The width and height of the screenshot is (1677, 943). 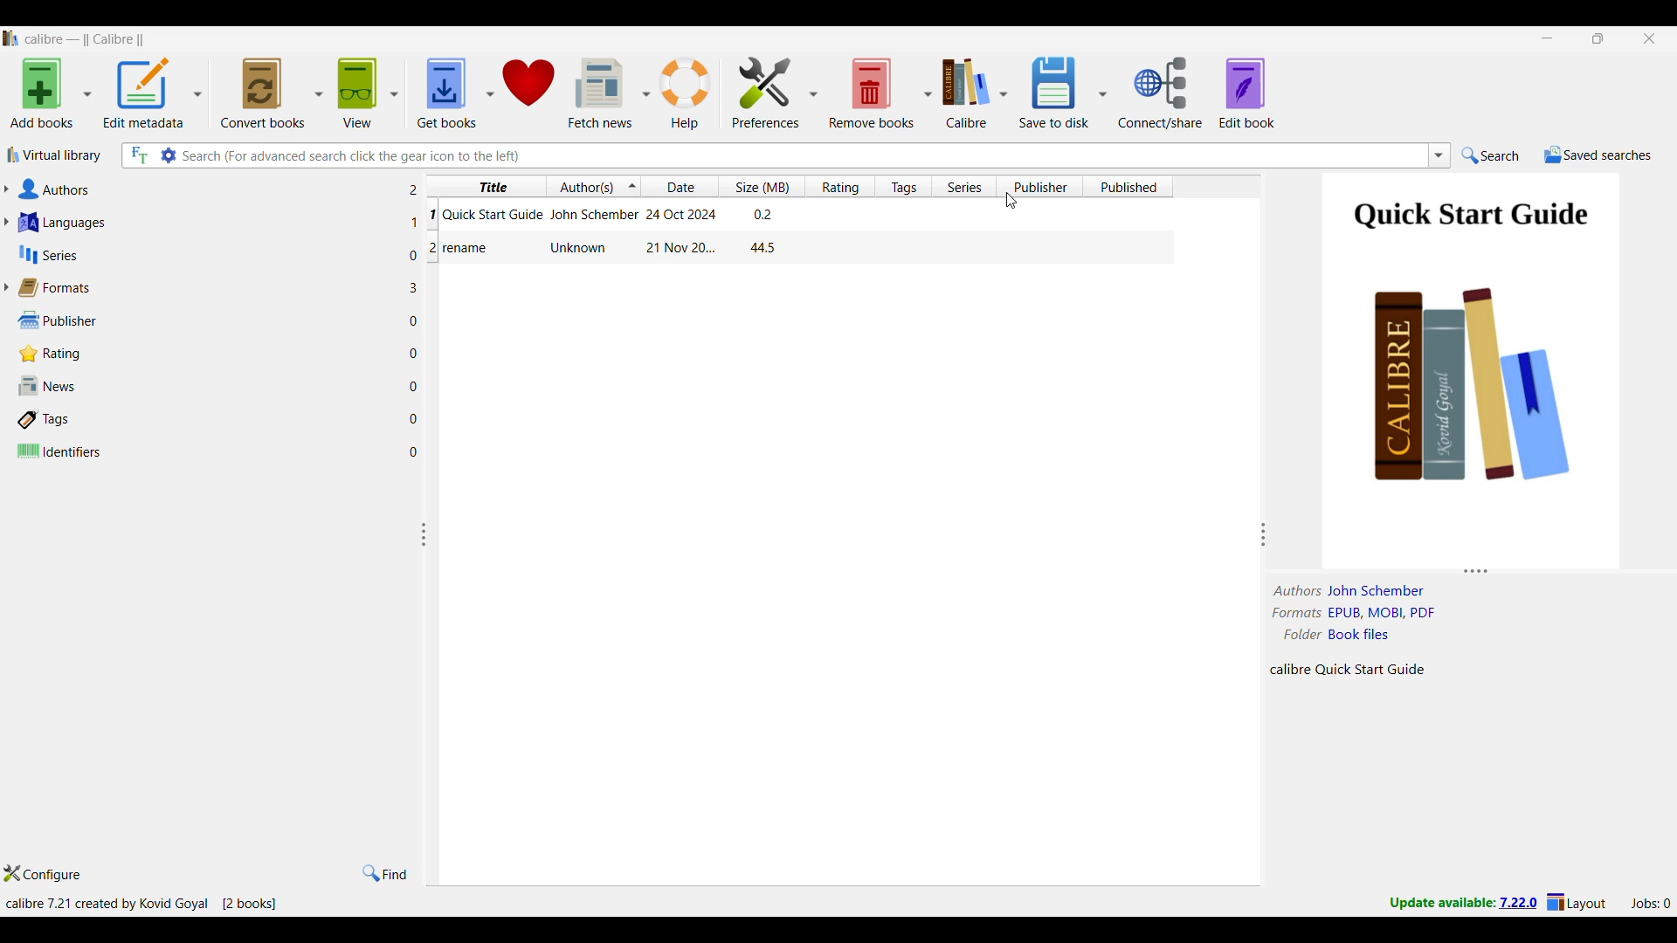 What do you see at coordinates (419, 355) in the screenshot?
I see `0` at bounding box center [419, 355].